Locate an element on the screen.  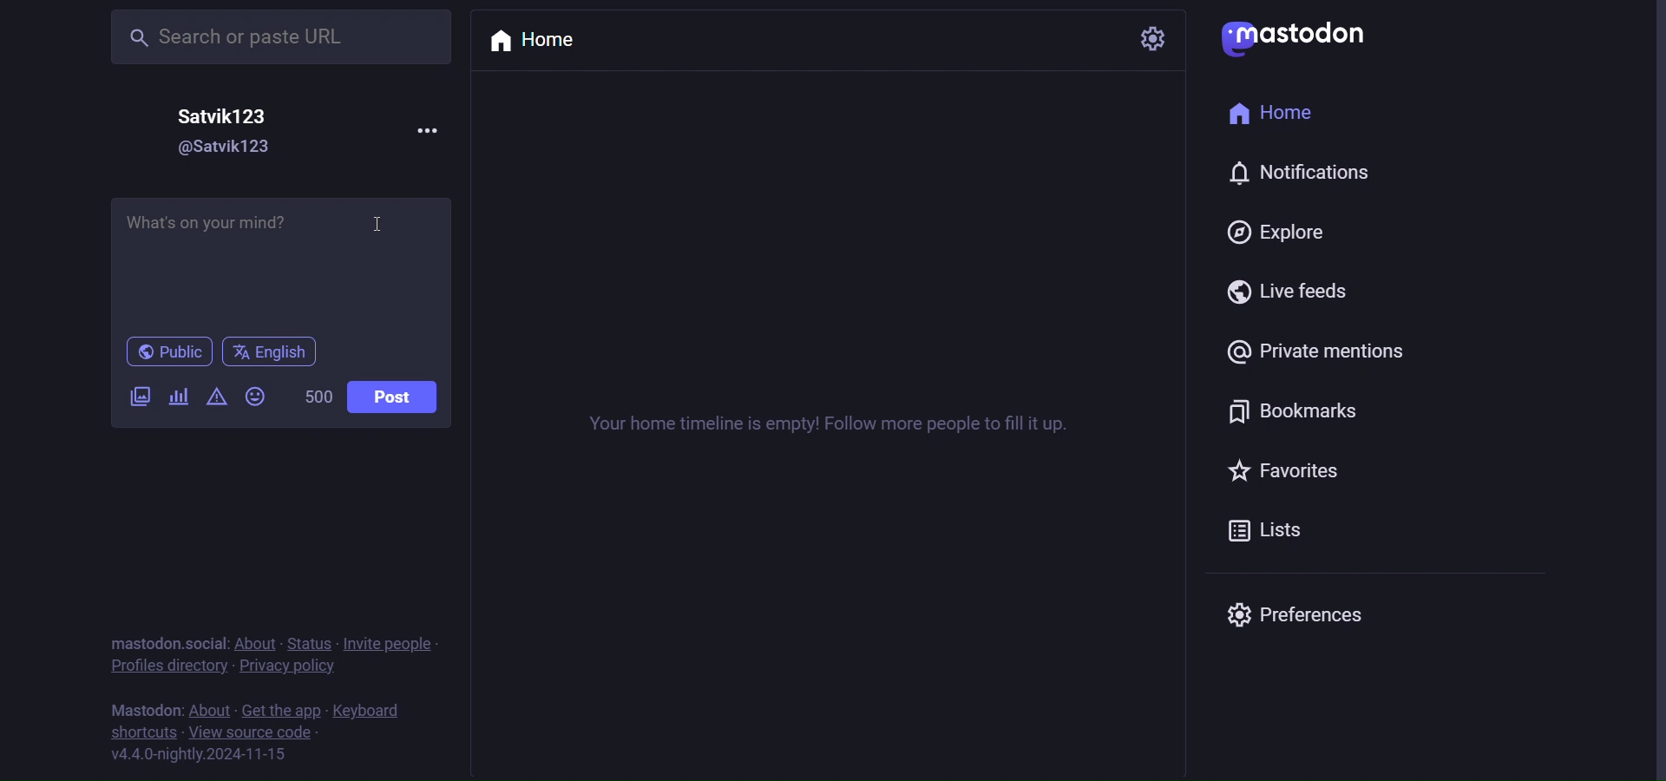
english is located at coordinates (268, 352).